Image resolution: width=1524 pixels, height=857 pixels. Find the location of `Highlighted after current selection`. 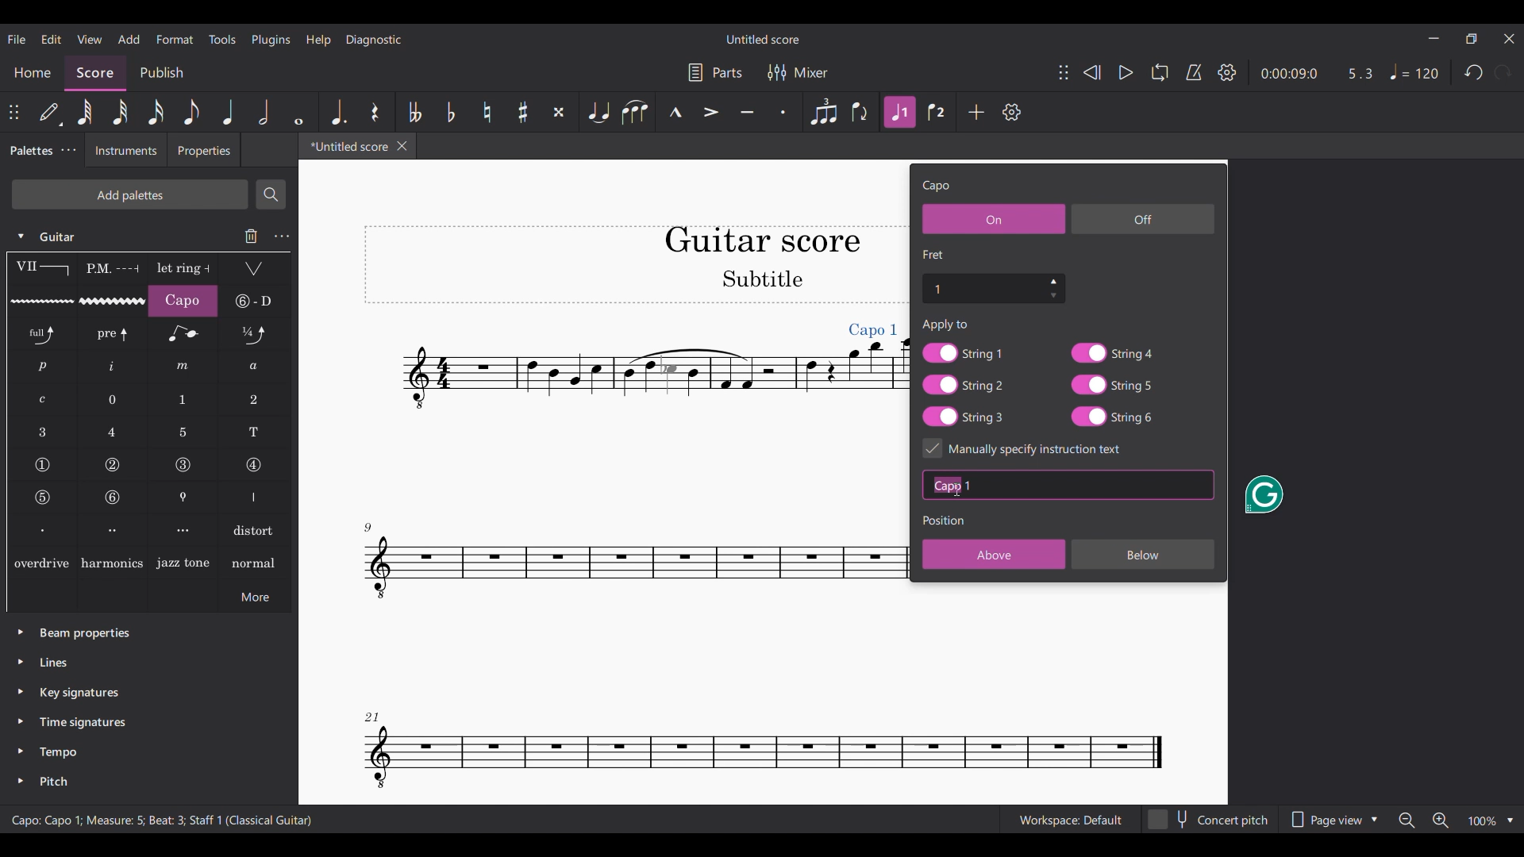

Highlighted after current selection is located at coordinates (901, 113).